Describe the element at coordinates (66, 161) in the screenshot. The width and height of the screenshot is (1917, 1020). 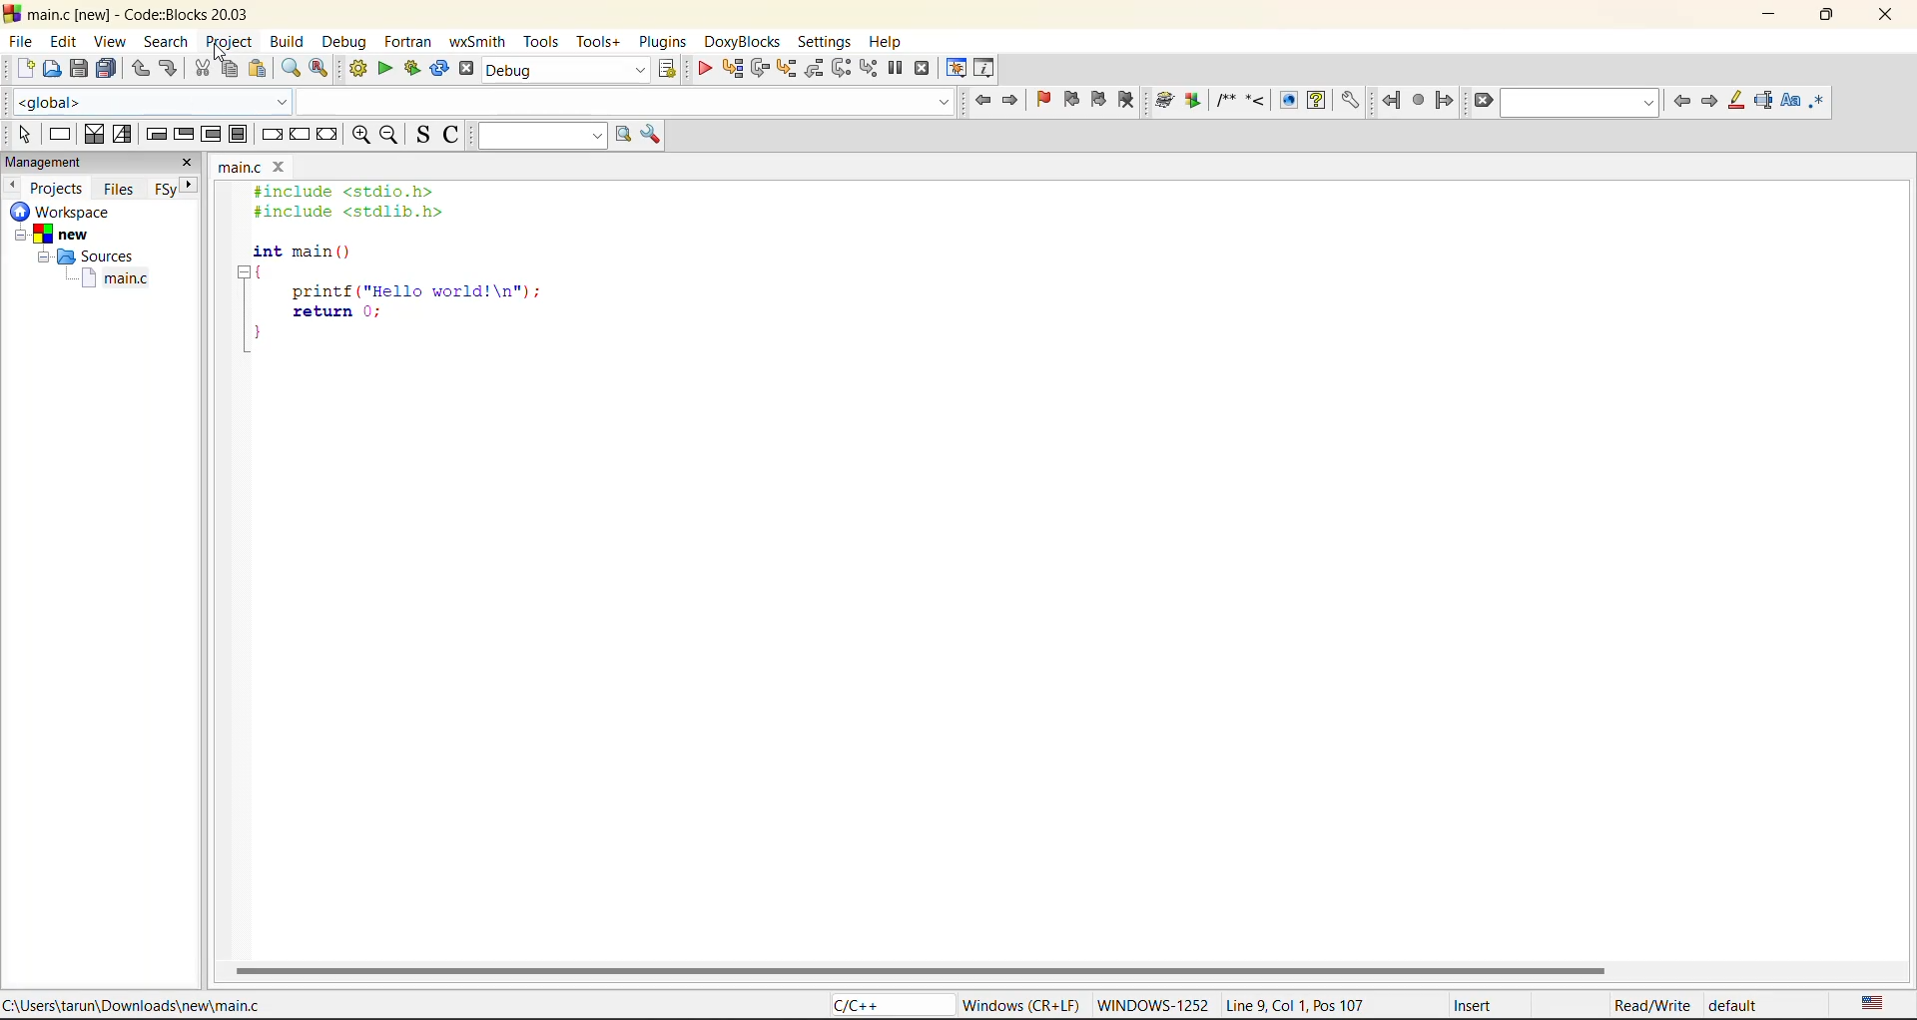
I see `management` at that location.